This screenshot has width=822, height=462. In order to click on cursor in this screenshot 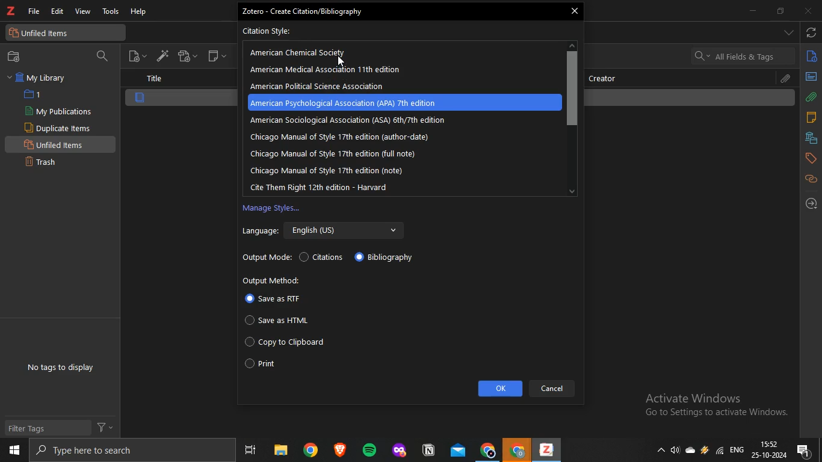, I will do `click(342, 63)`.